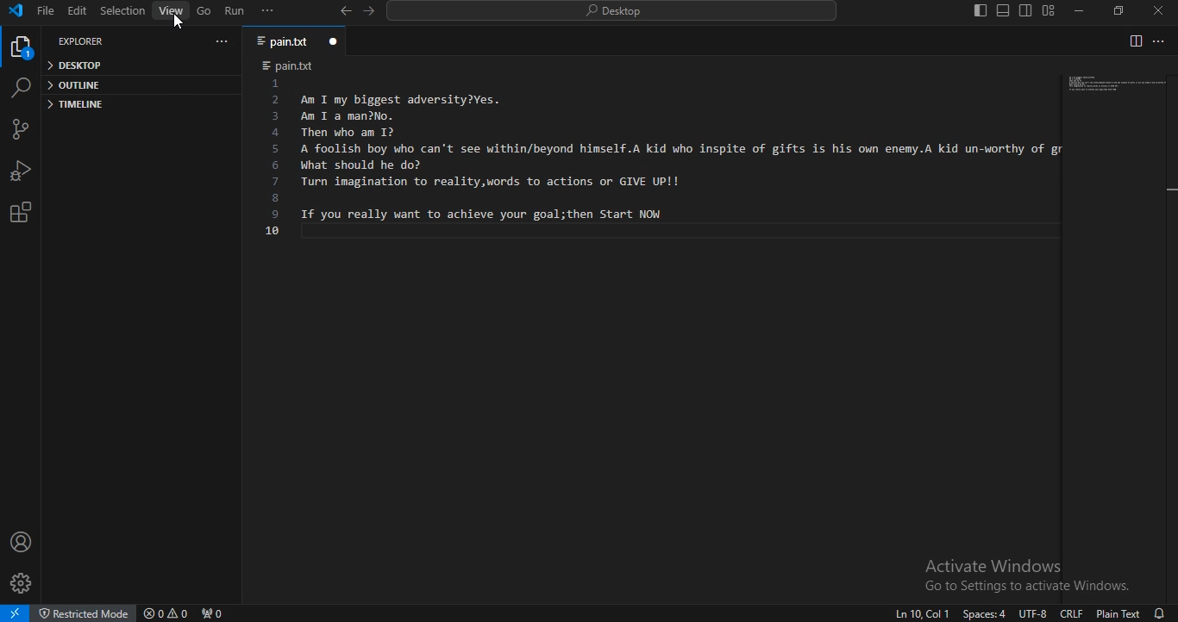 The height and width of the screenshot is (622, 1178). I want to click on close, so click(1156, 10).